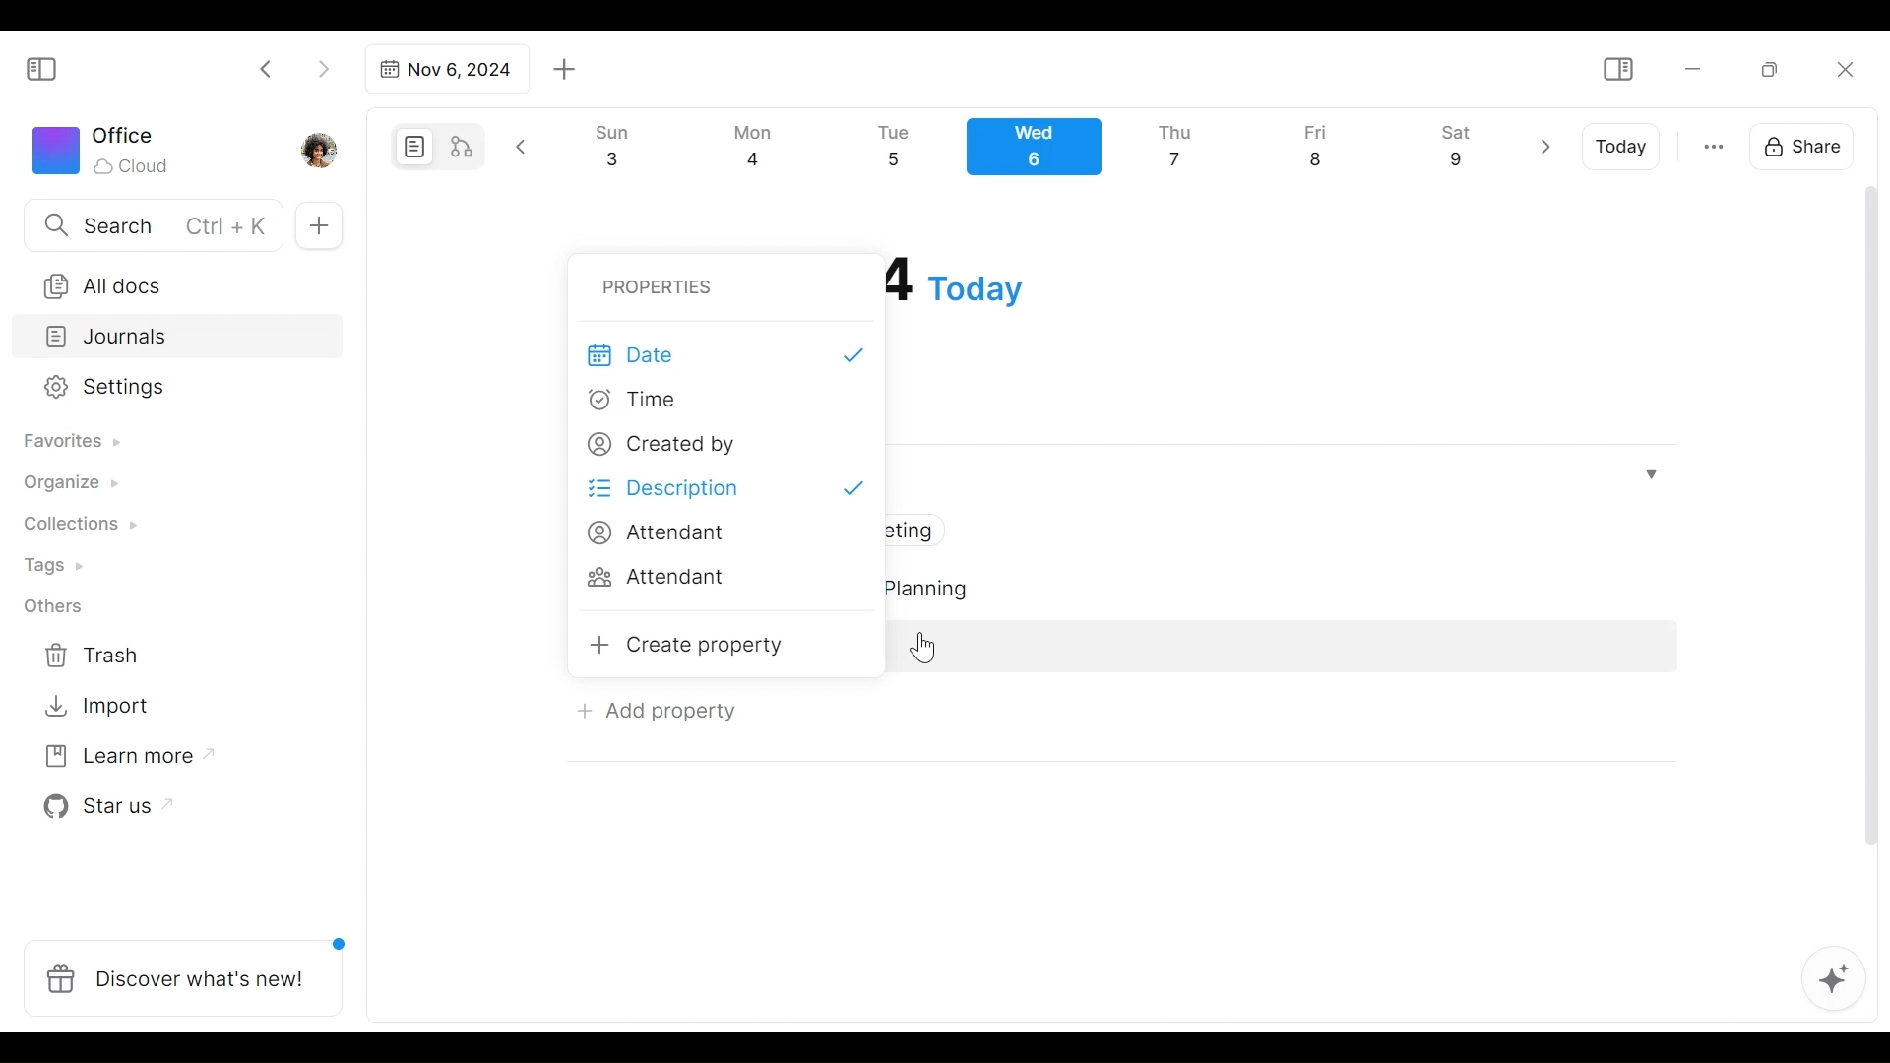  I want to click on vertical scrollbar, so click(1871, 559).